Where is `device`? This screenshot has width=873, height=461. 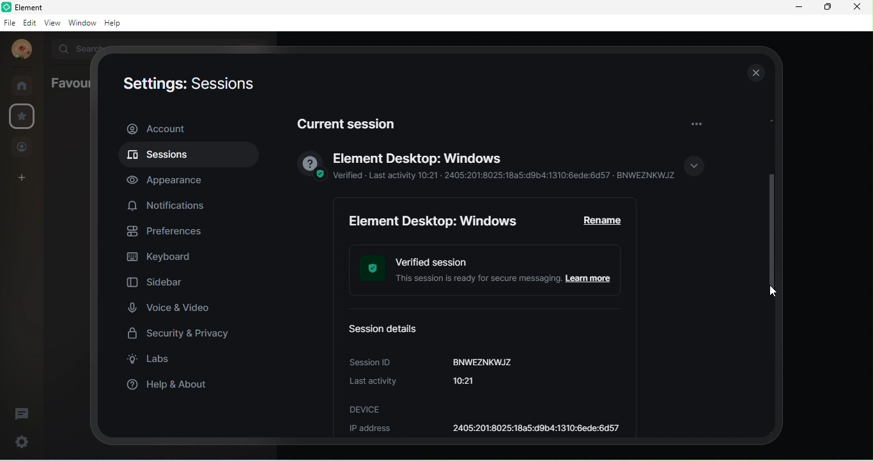 device is located at coordinates (367, 409).